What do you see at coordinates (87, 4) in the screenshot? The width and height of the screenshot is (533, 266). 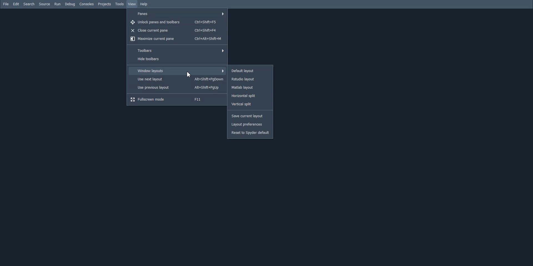 I see `Consoles` at bounding box center [87, 4].